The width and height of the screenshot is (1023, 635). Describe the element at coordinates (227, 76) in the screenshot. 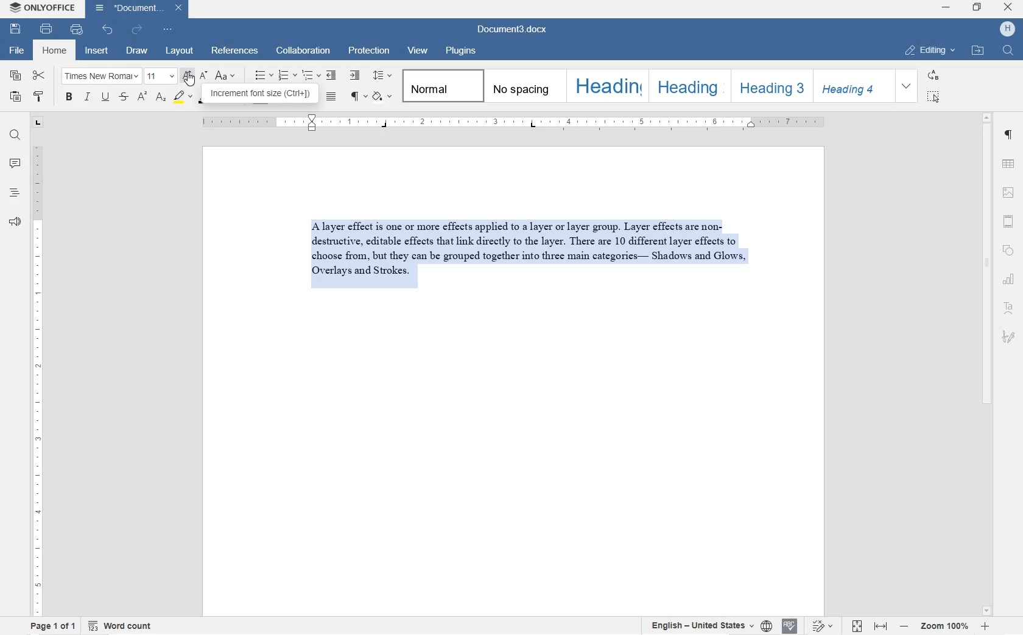

I see `change case` at that location.